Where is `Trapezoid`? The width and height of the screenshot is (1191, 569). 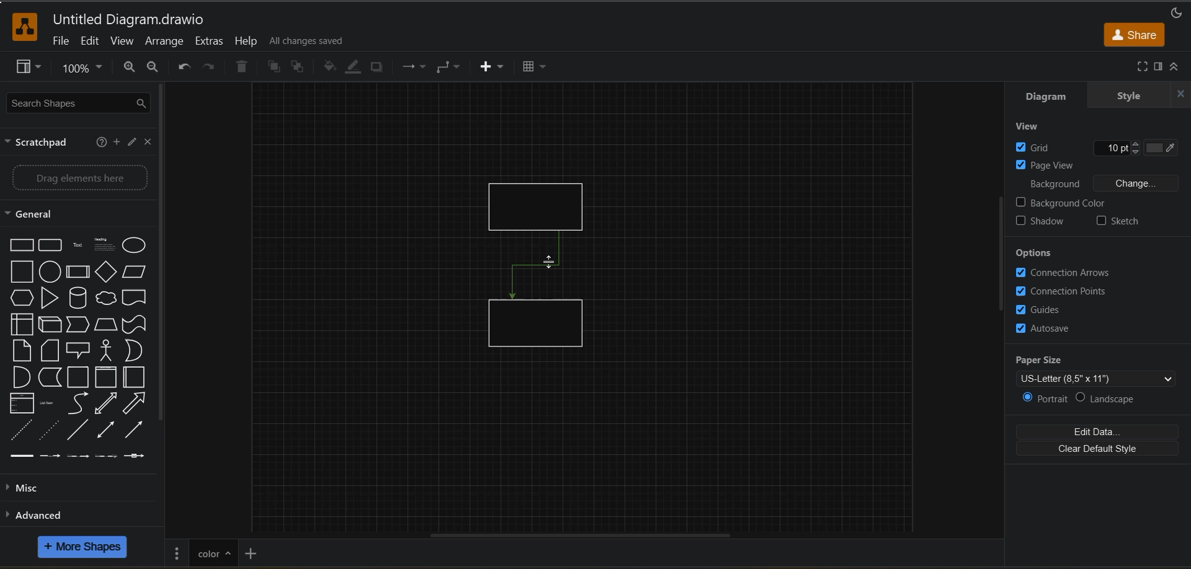
Trapezoid is located at coordinates (107, 325).